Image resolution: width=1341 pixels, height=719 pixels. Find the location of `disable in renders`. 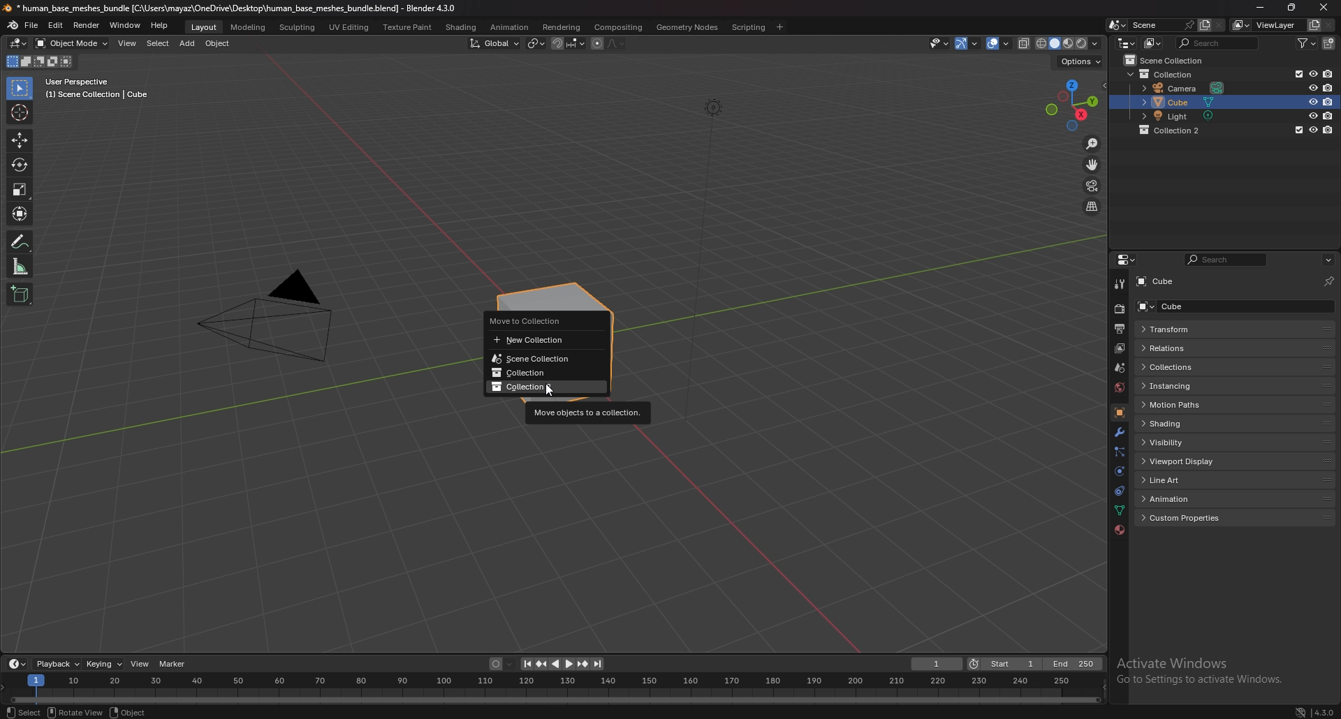

disable in renders is located at coordinates (1328, 130).